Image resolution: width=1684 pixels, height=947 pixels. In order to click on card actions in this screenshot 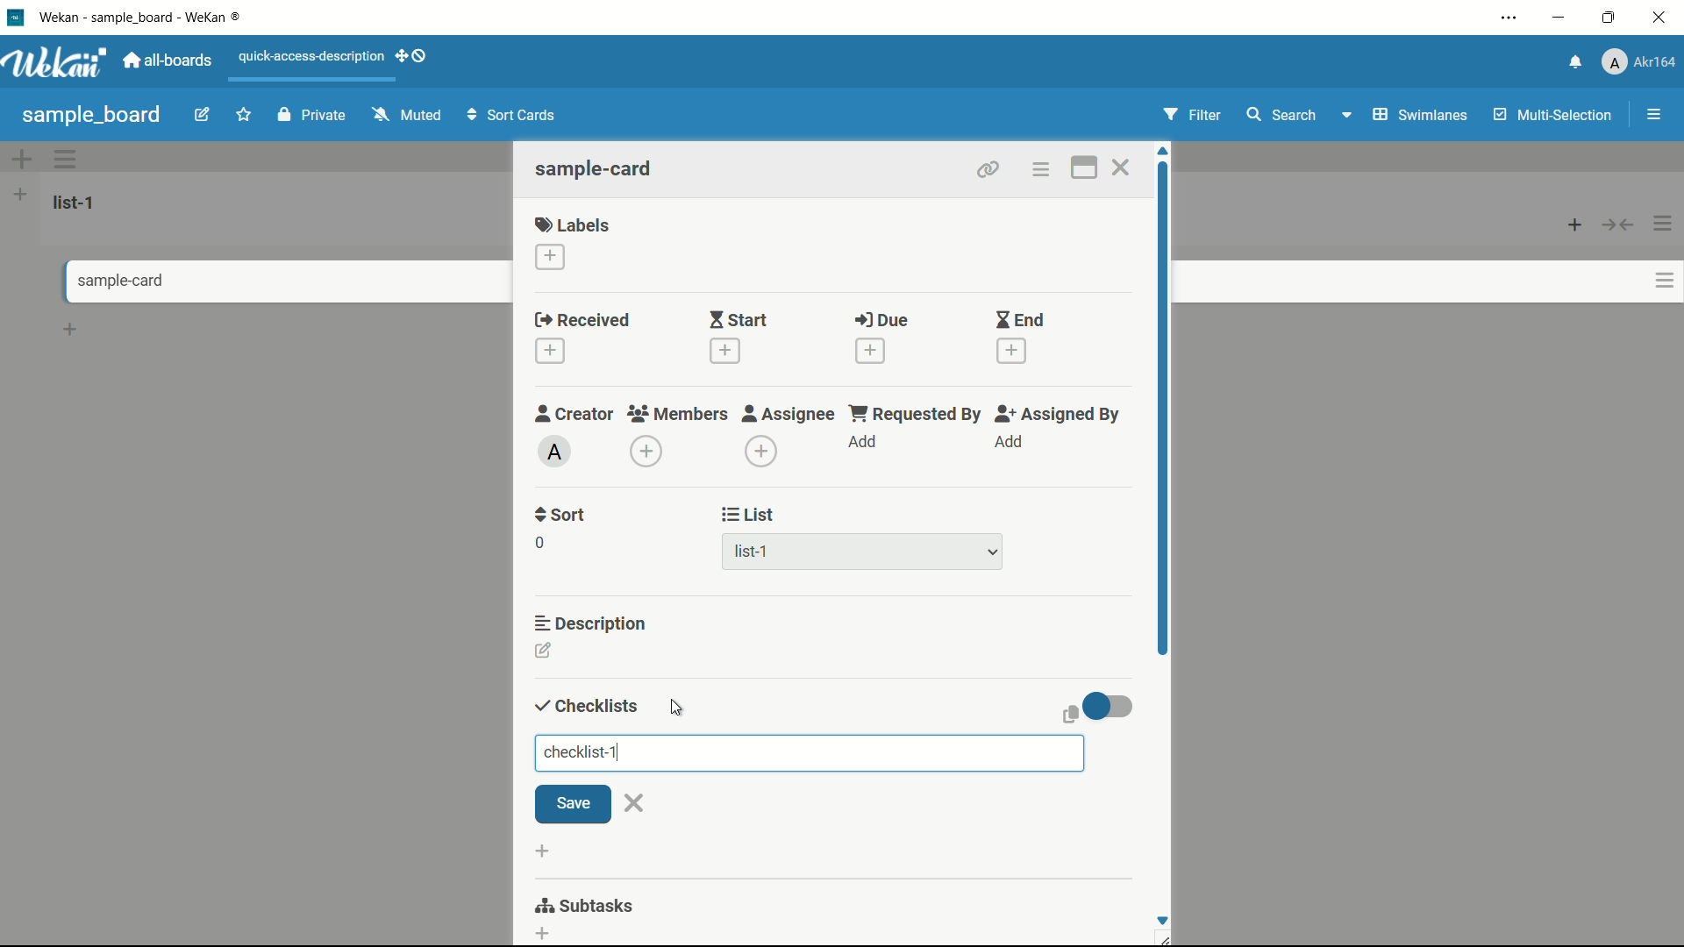, I will do `click(1039, 170)`.